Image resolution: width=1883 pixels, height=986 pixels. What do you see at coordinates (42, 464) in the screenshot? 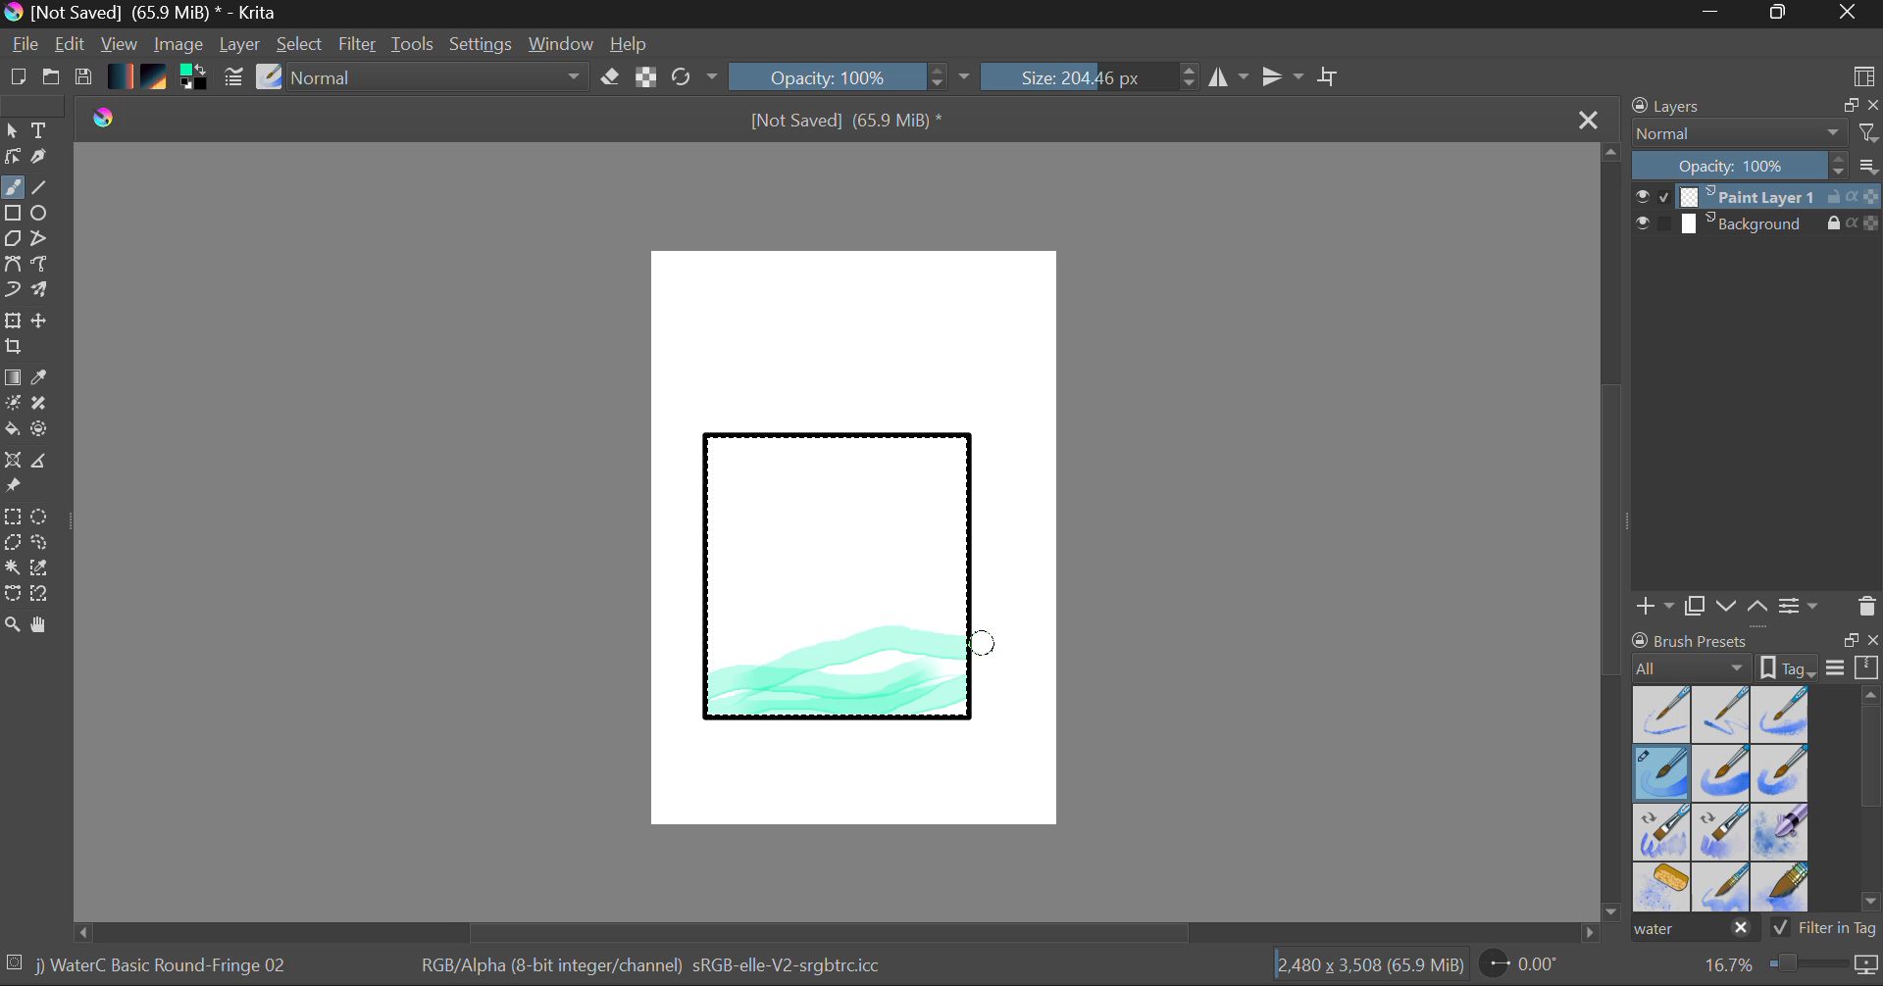
I see `Measurements` at bounding box center [42, 464].